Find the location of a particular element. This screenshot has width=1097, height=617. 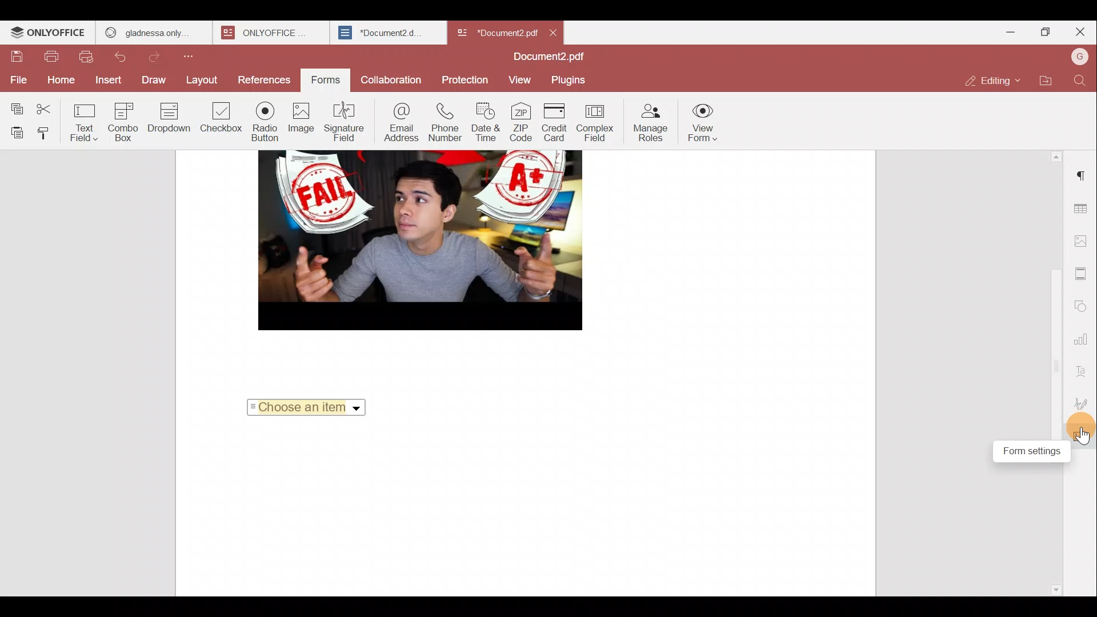

Checkbox is located at coordinates (219, 119).